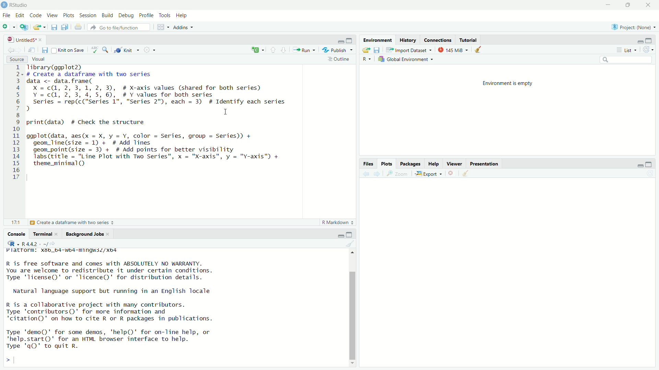  Describe the element at coordinates (366, 173) in the screenshot. I see `Go back to the previous source selection` at that location.